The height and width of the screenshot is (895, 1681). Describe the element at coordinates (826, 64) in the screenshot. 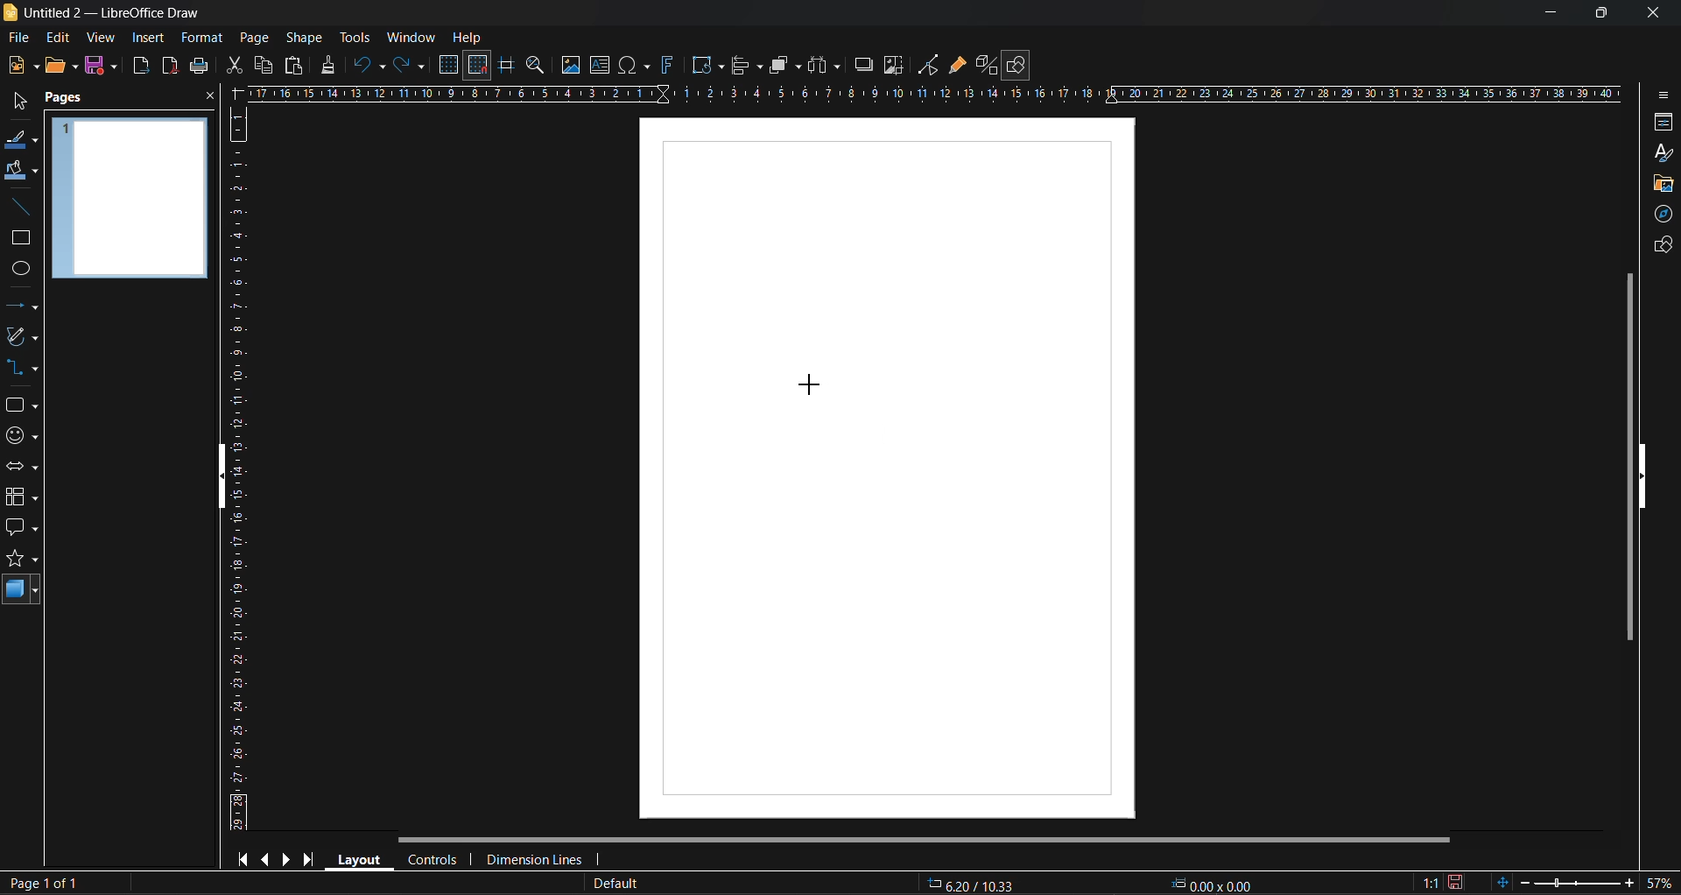

I see `distribute` at that location.